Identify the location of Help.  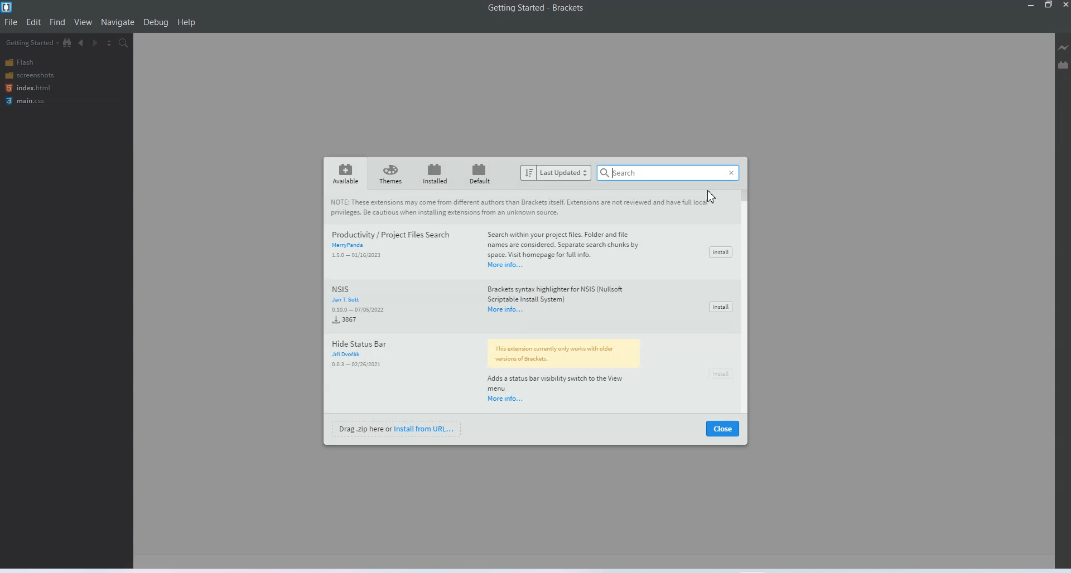
(186, 23).